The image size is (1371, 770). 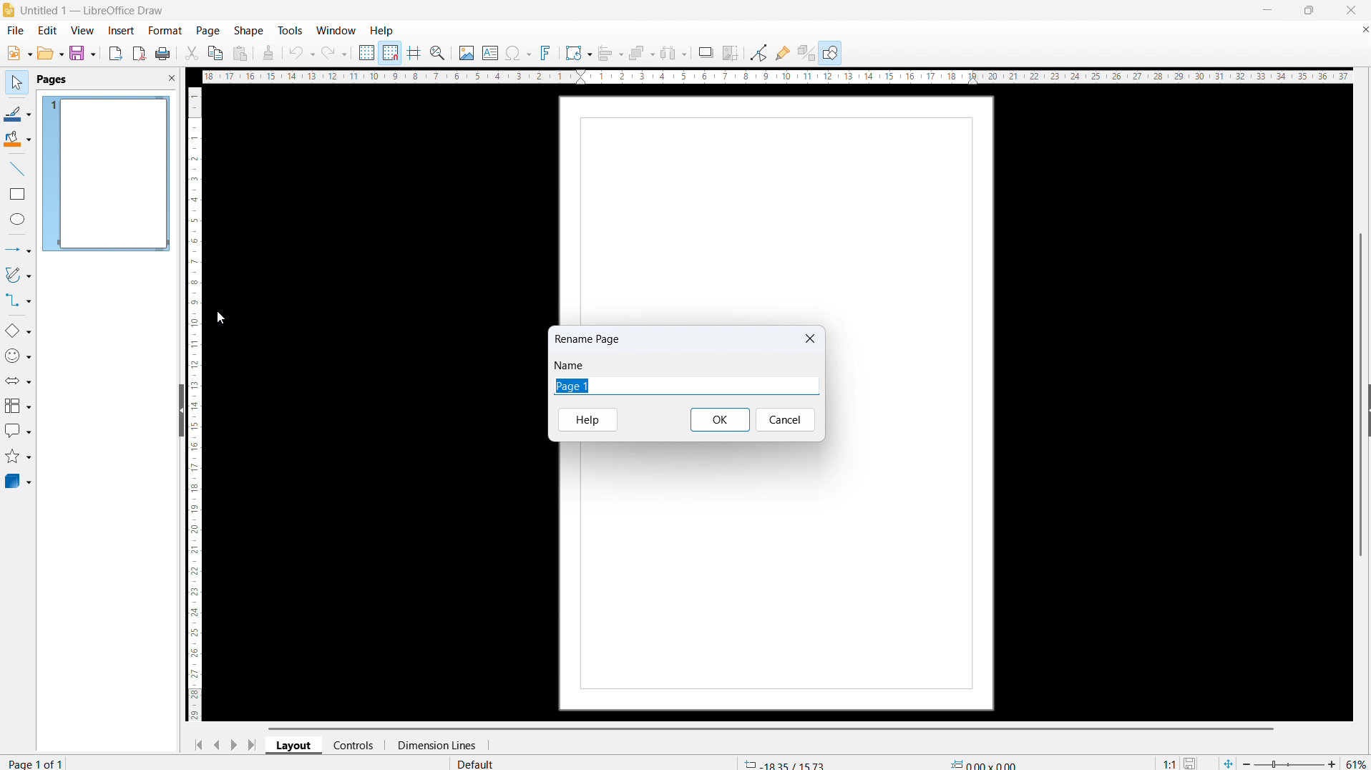 I want to click on window, so click(x=336, y=30).